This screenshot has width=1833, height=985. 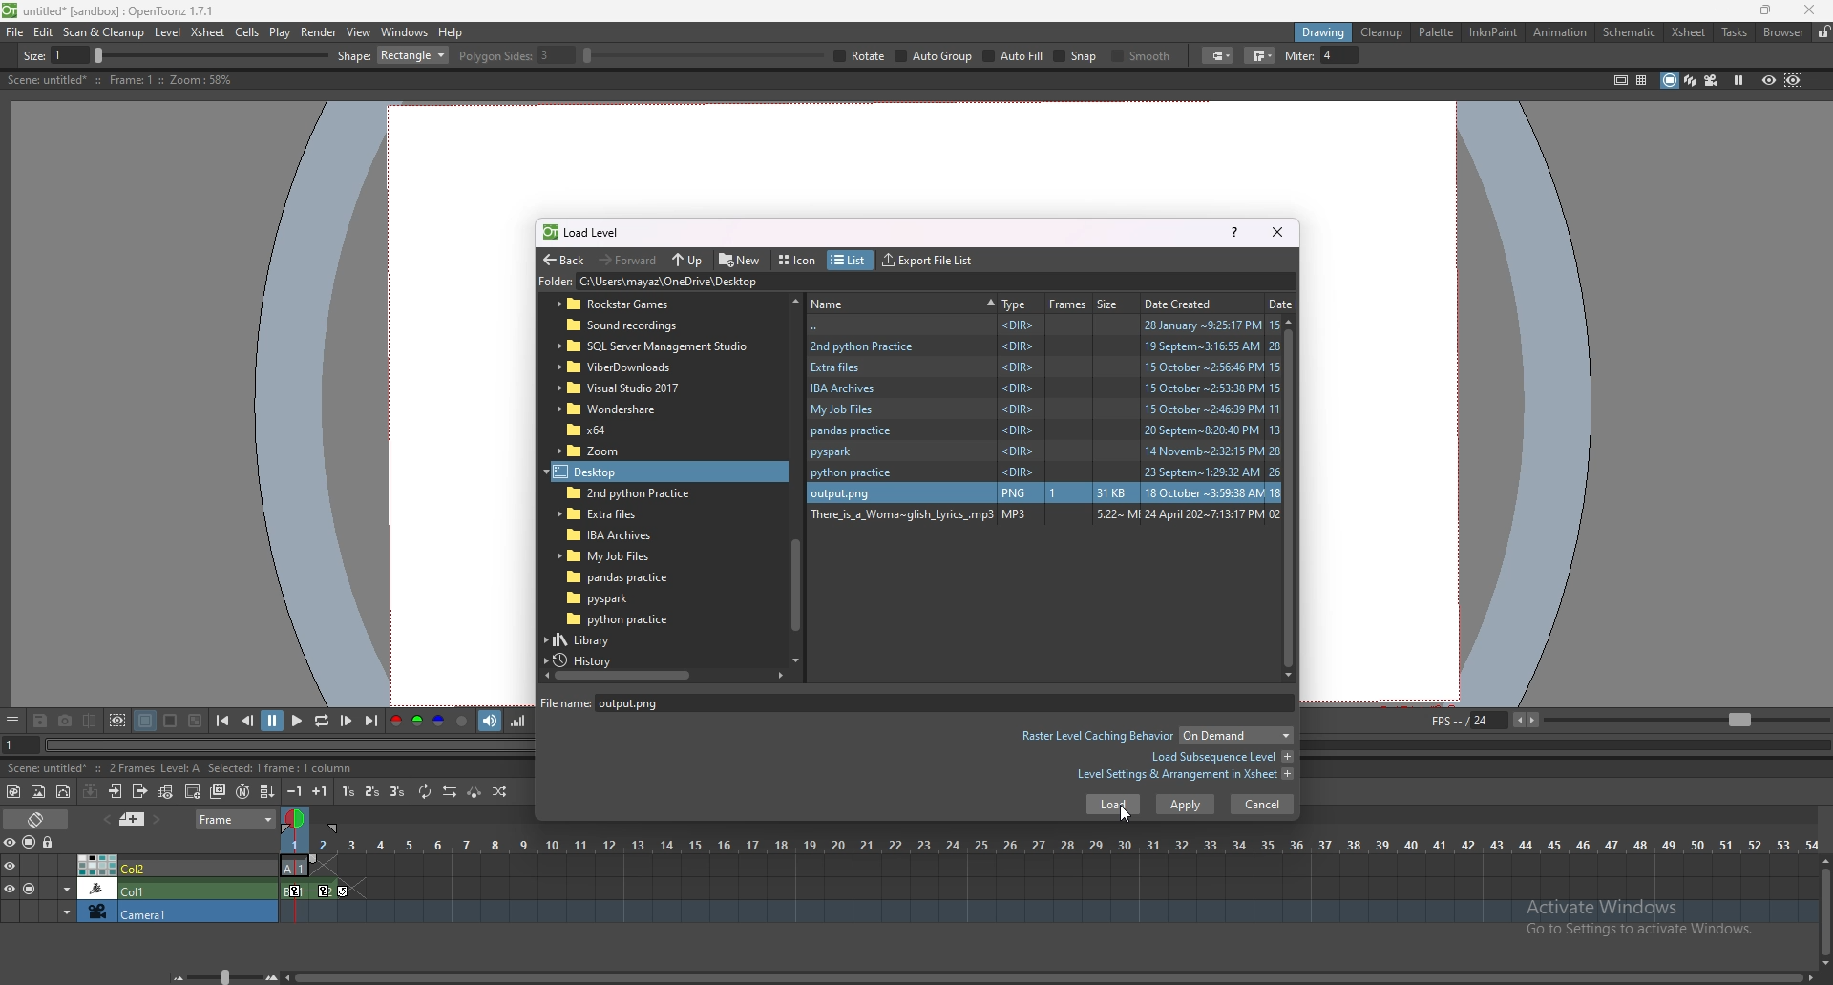 I want to click on zoom, so click(x=221, y=976).